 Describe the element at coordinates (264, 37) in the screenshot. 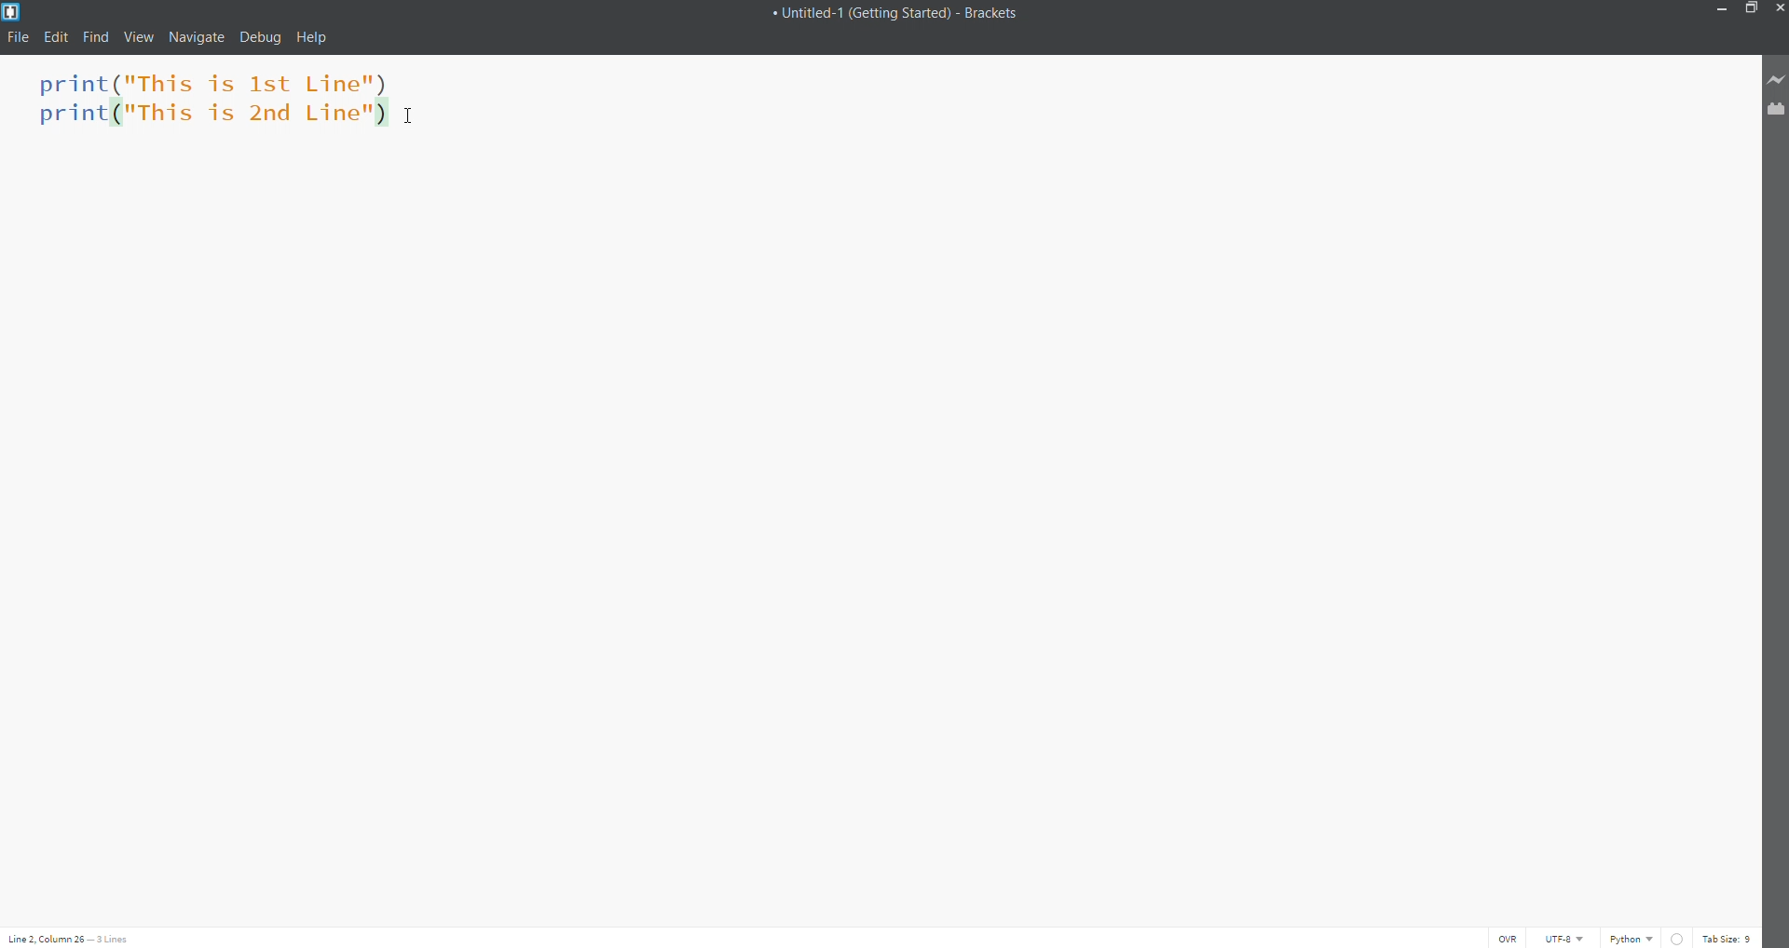

I see `Debug` at that location.